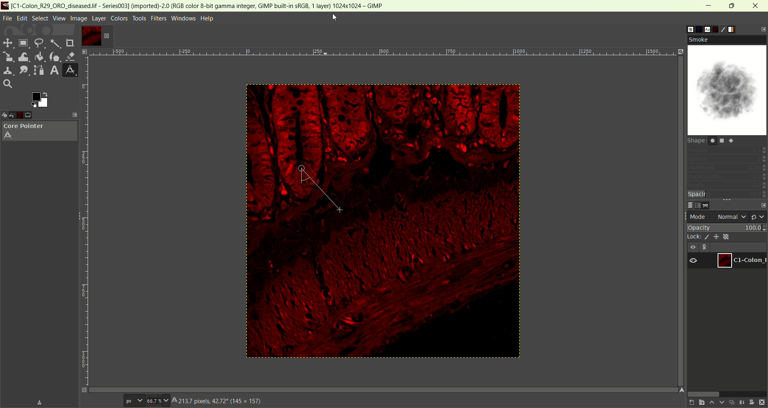  I want to click on windows, so click(184, 18).